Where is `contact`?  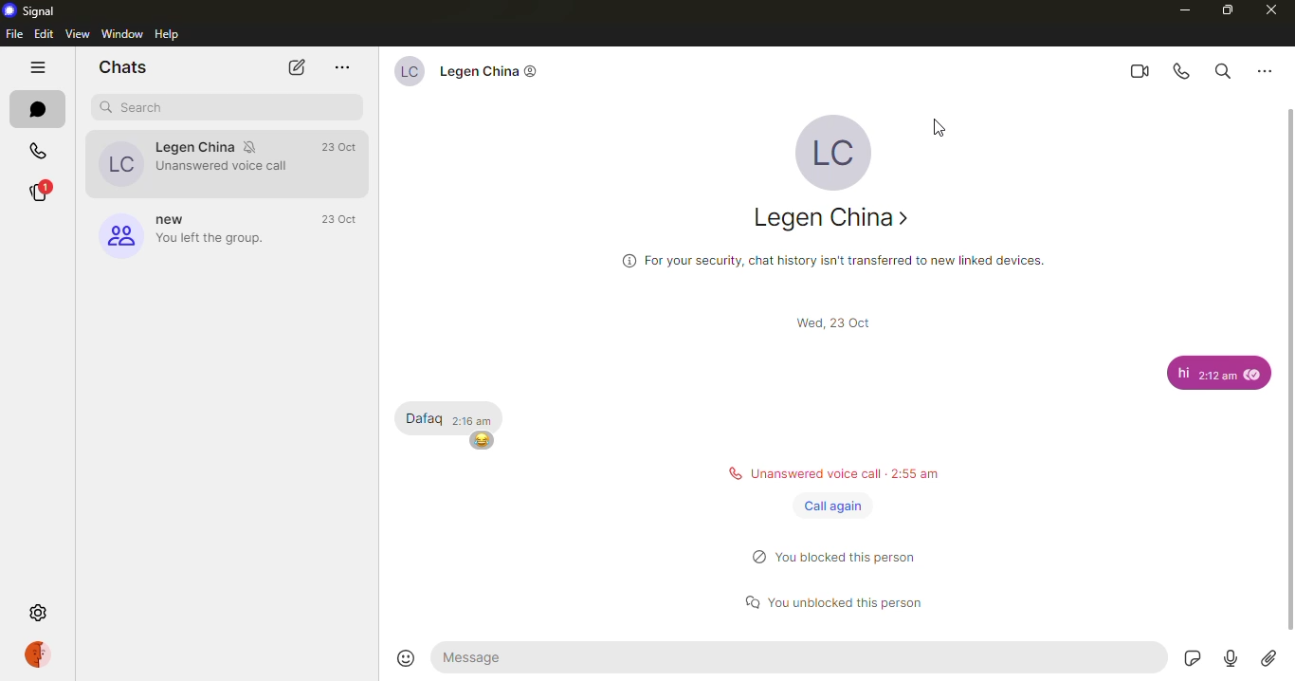 contact is located at coordinates (469, 75).